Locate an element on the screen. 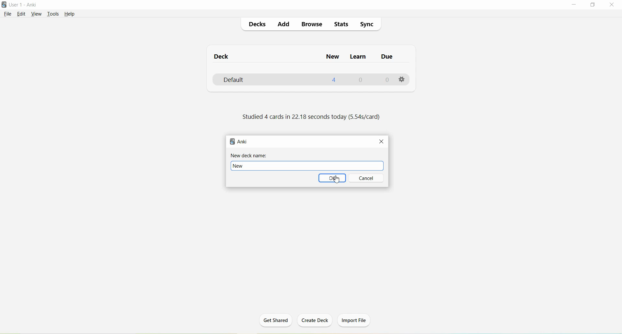 The height and width of the screenshot is (334, 622). OK is located at coordinates (332, 178).